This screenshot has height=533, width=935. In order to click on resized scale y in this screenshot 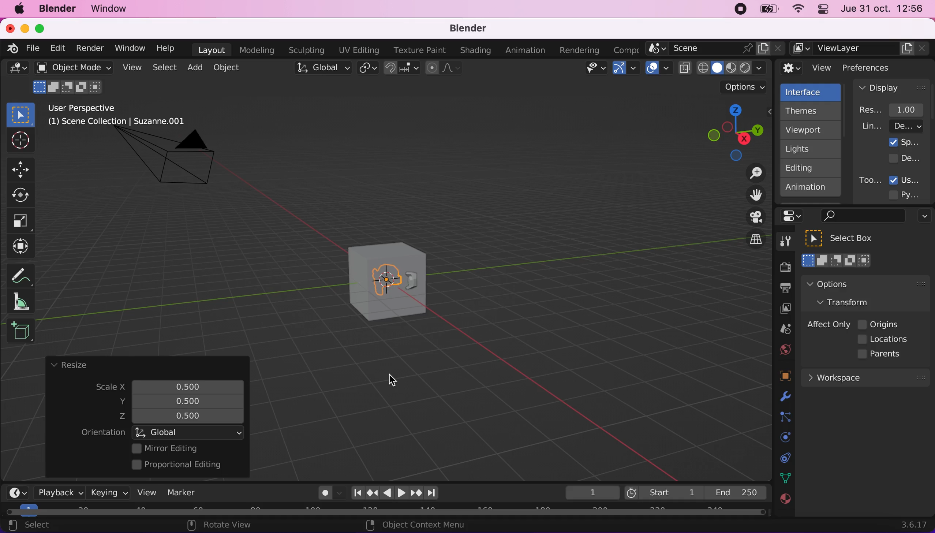, I will do `click(195, 401)`.